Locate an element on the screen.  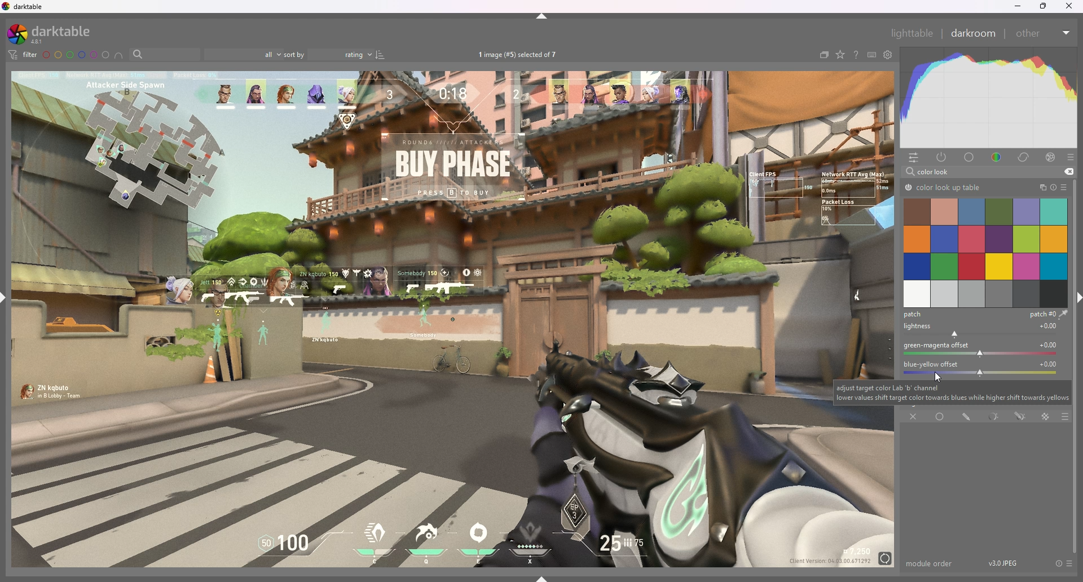
off is located at coordinates (914, 417).